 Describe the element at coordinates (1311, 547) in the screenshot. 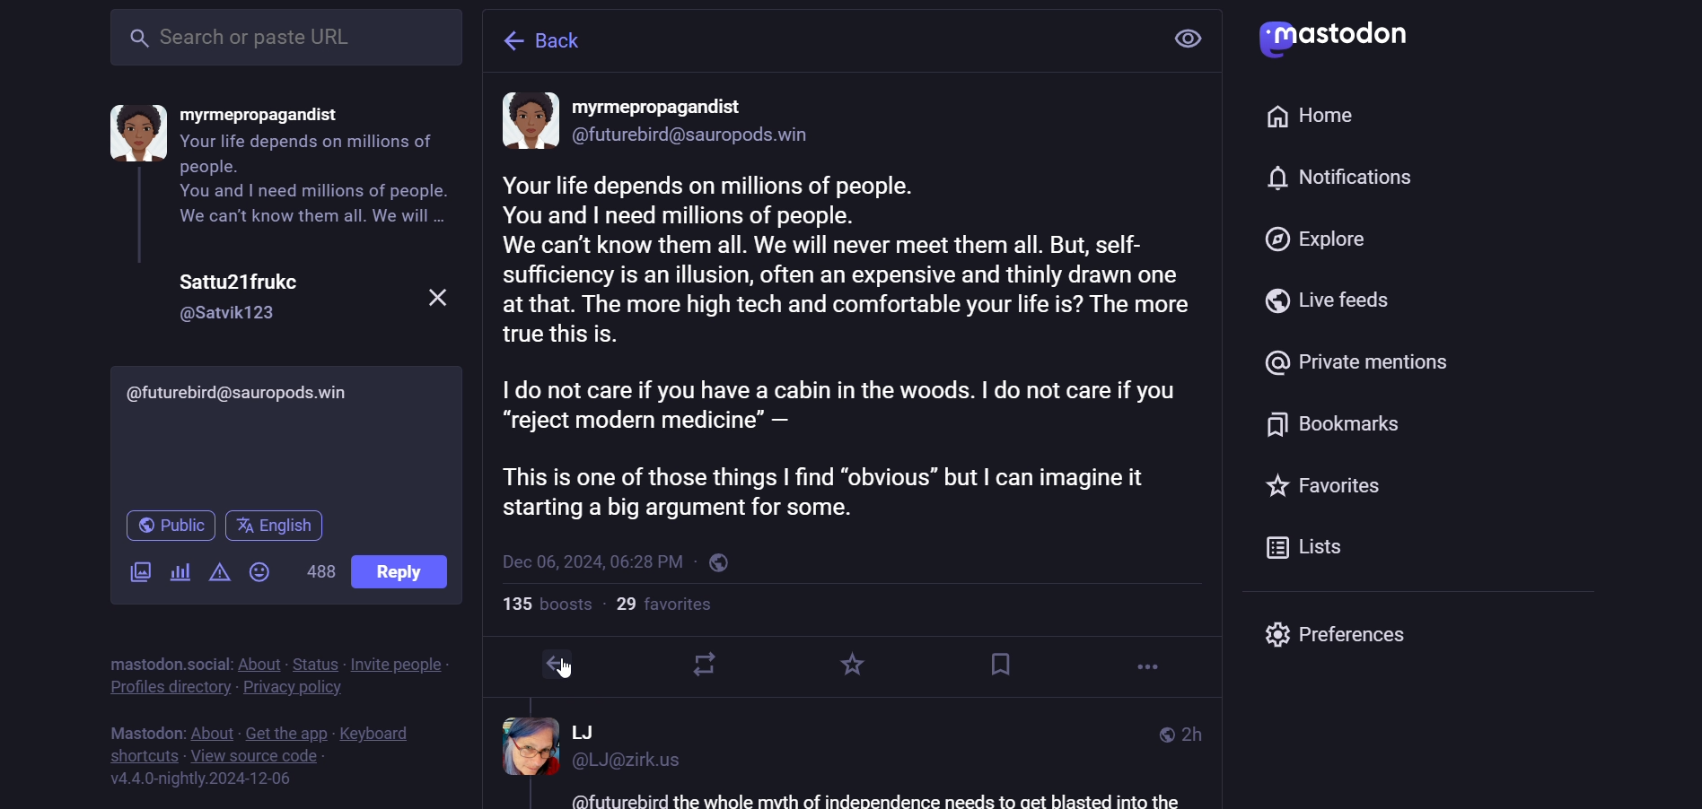

I see `list` at that location.